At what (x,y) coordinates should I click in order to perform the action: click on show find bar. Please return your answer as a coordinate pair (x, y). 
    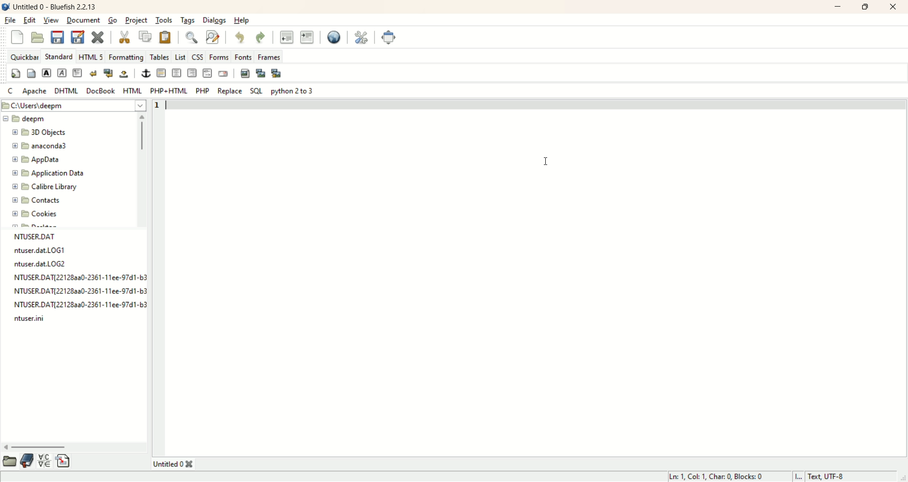
    Looking at the image, I should click on (192, 38).